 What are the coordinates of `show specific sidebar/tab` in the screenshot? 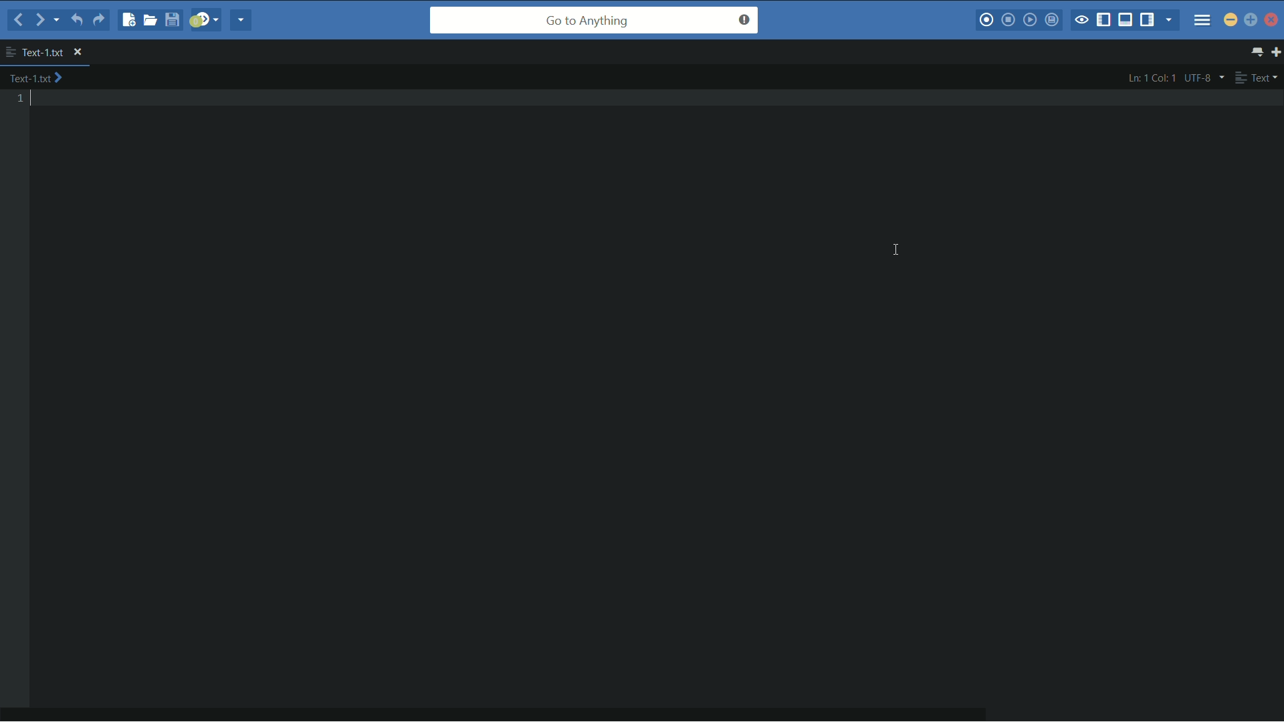 It's located at (1172, 21).